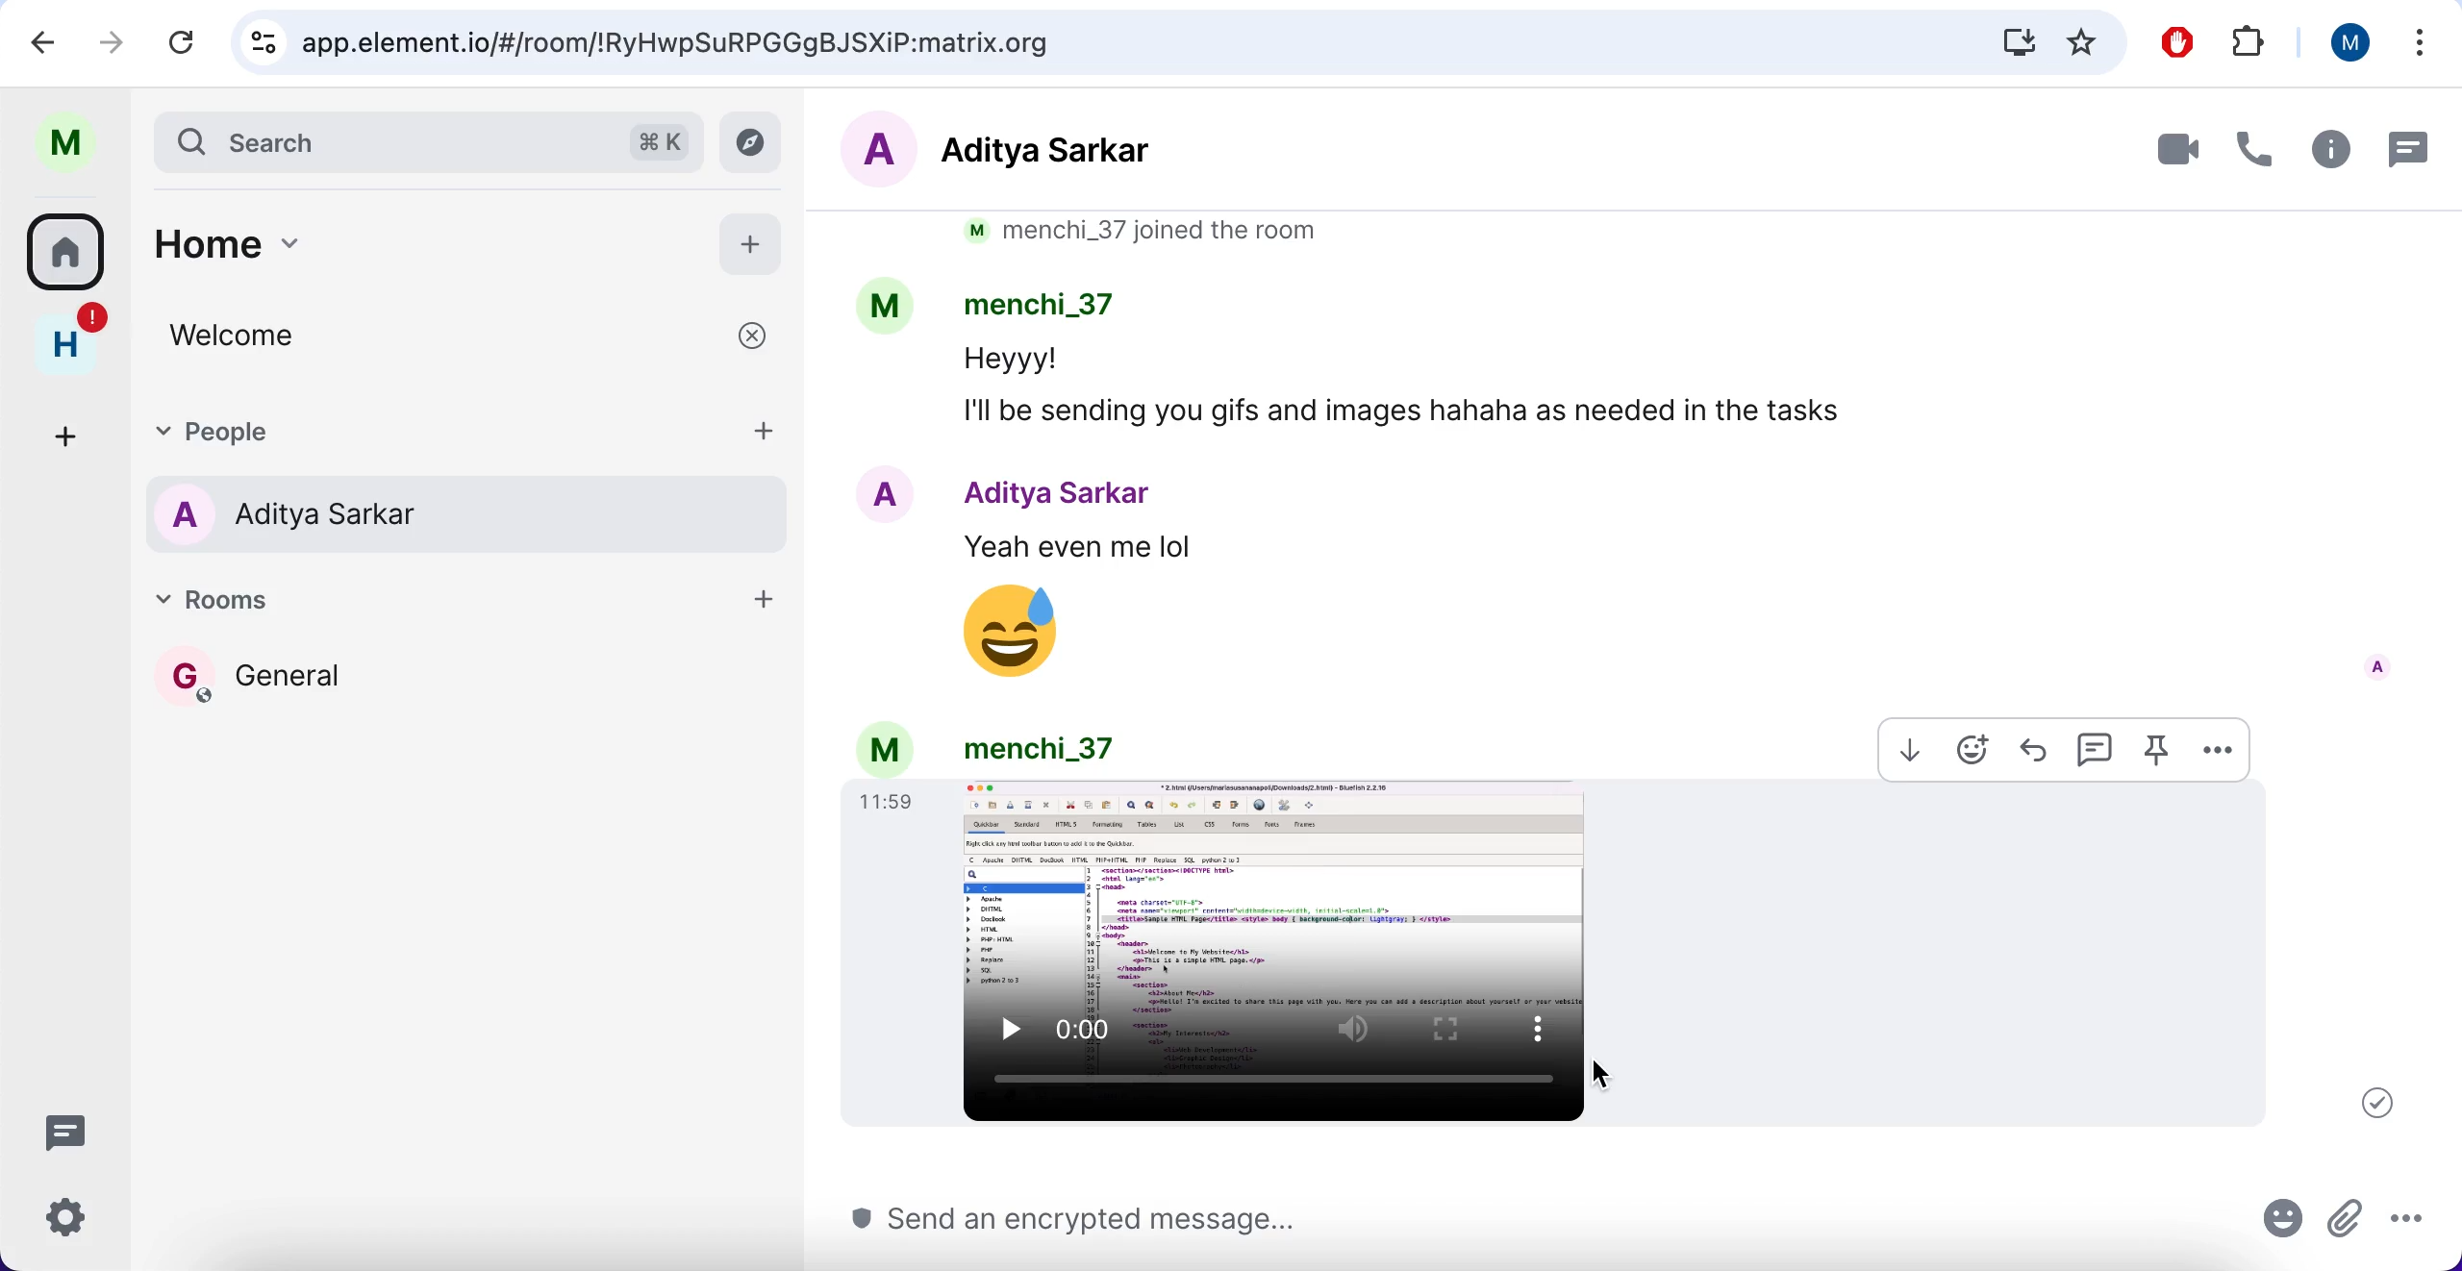 The height and width of the screenshot is (1271, 2462). I want to click on reload current page, so click(187, 40).